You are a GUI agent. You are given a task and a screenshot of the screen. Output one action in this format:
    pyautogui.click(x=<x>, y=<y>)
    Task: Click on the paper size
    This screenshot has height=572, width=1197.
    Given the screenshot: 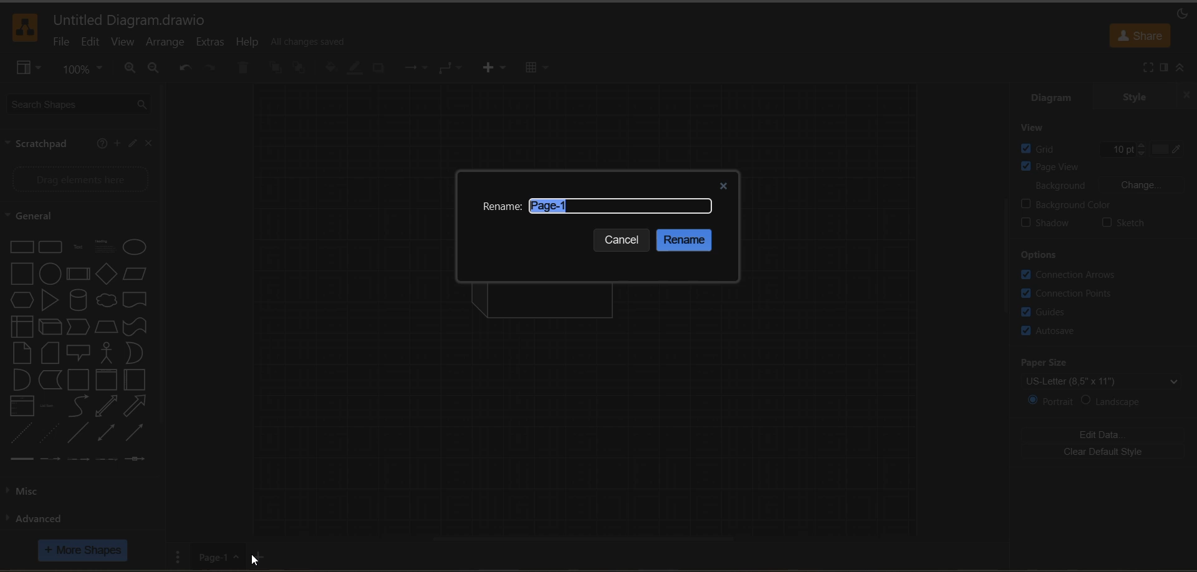 What is the action you would take?
    pyautogui.click(x=1108, y=372)
    